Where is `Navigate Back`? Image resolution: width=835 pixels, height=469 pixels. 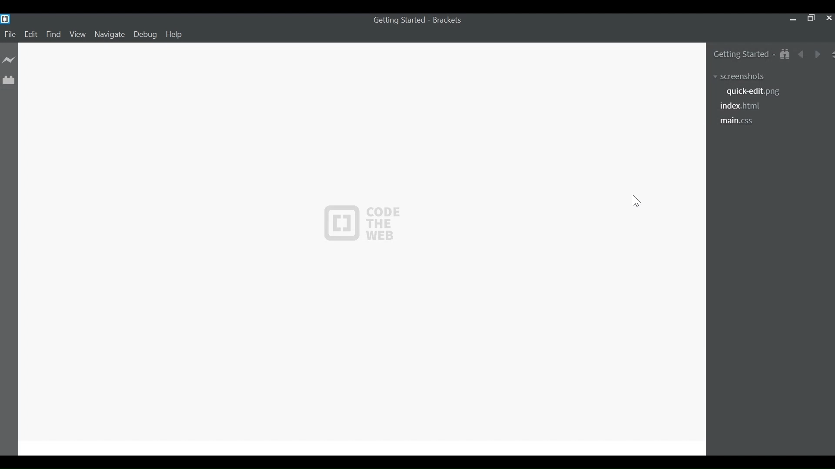
Navigate Back is located at coordinates (802, 53).